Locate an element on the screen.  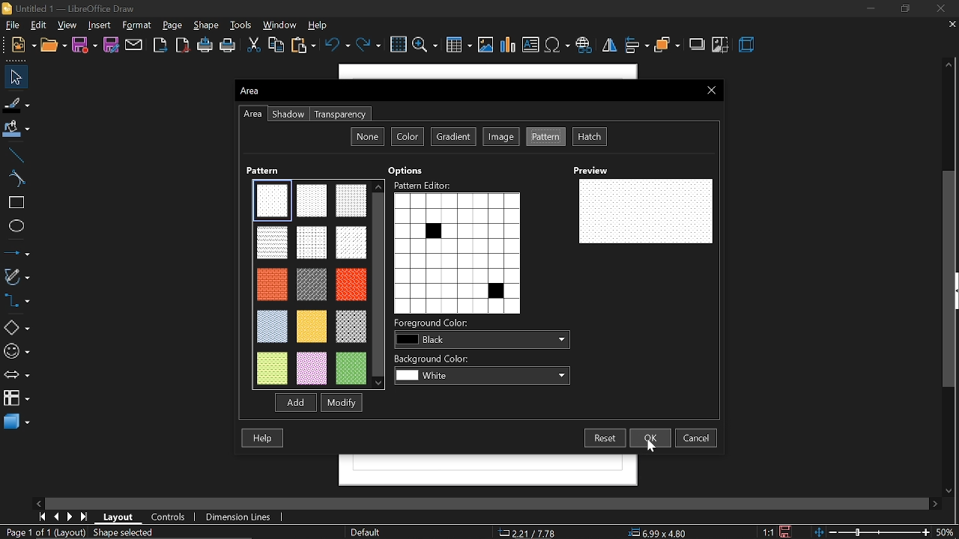
move up is located at coordinates (379, 186).